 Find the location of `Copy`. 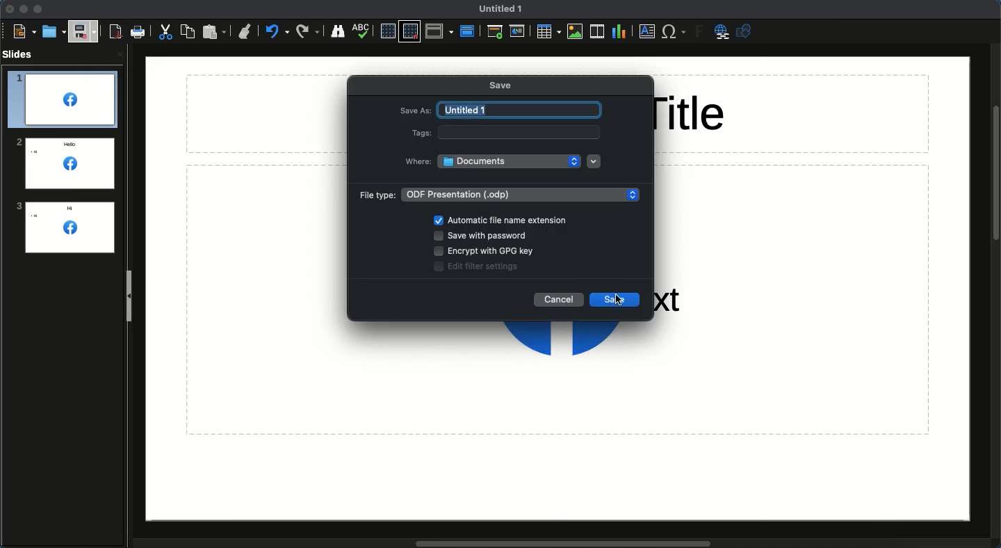

Copy is located at coordinates (187, 31).